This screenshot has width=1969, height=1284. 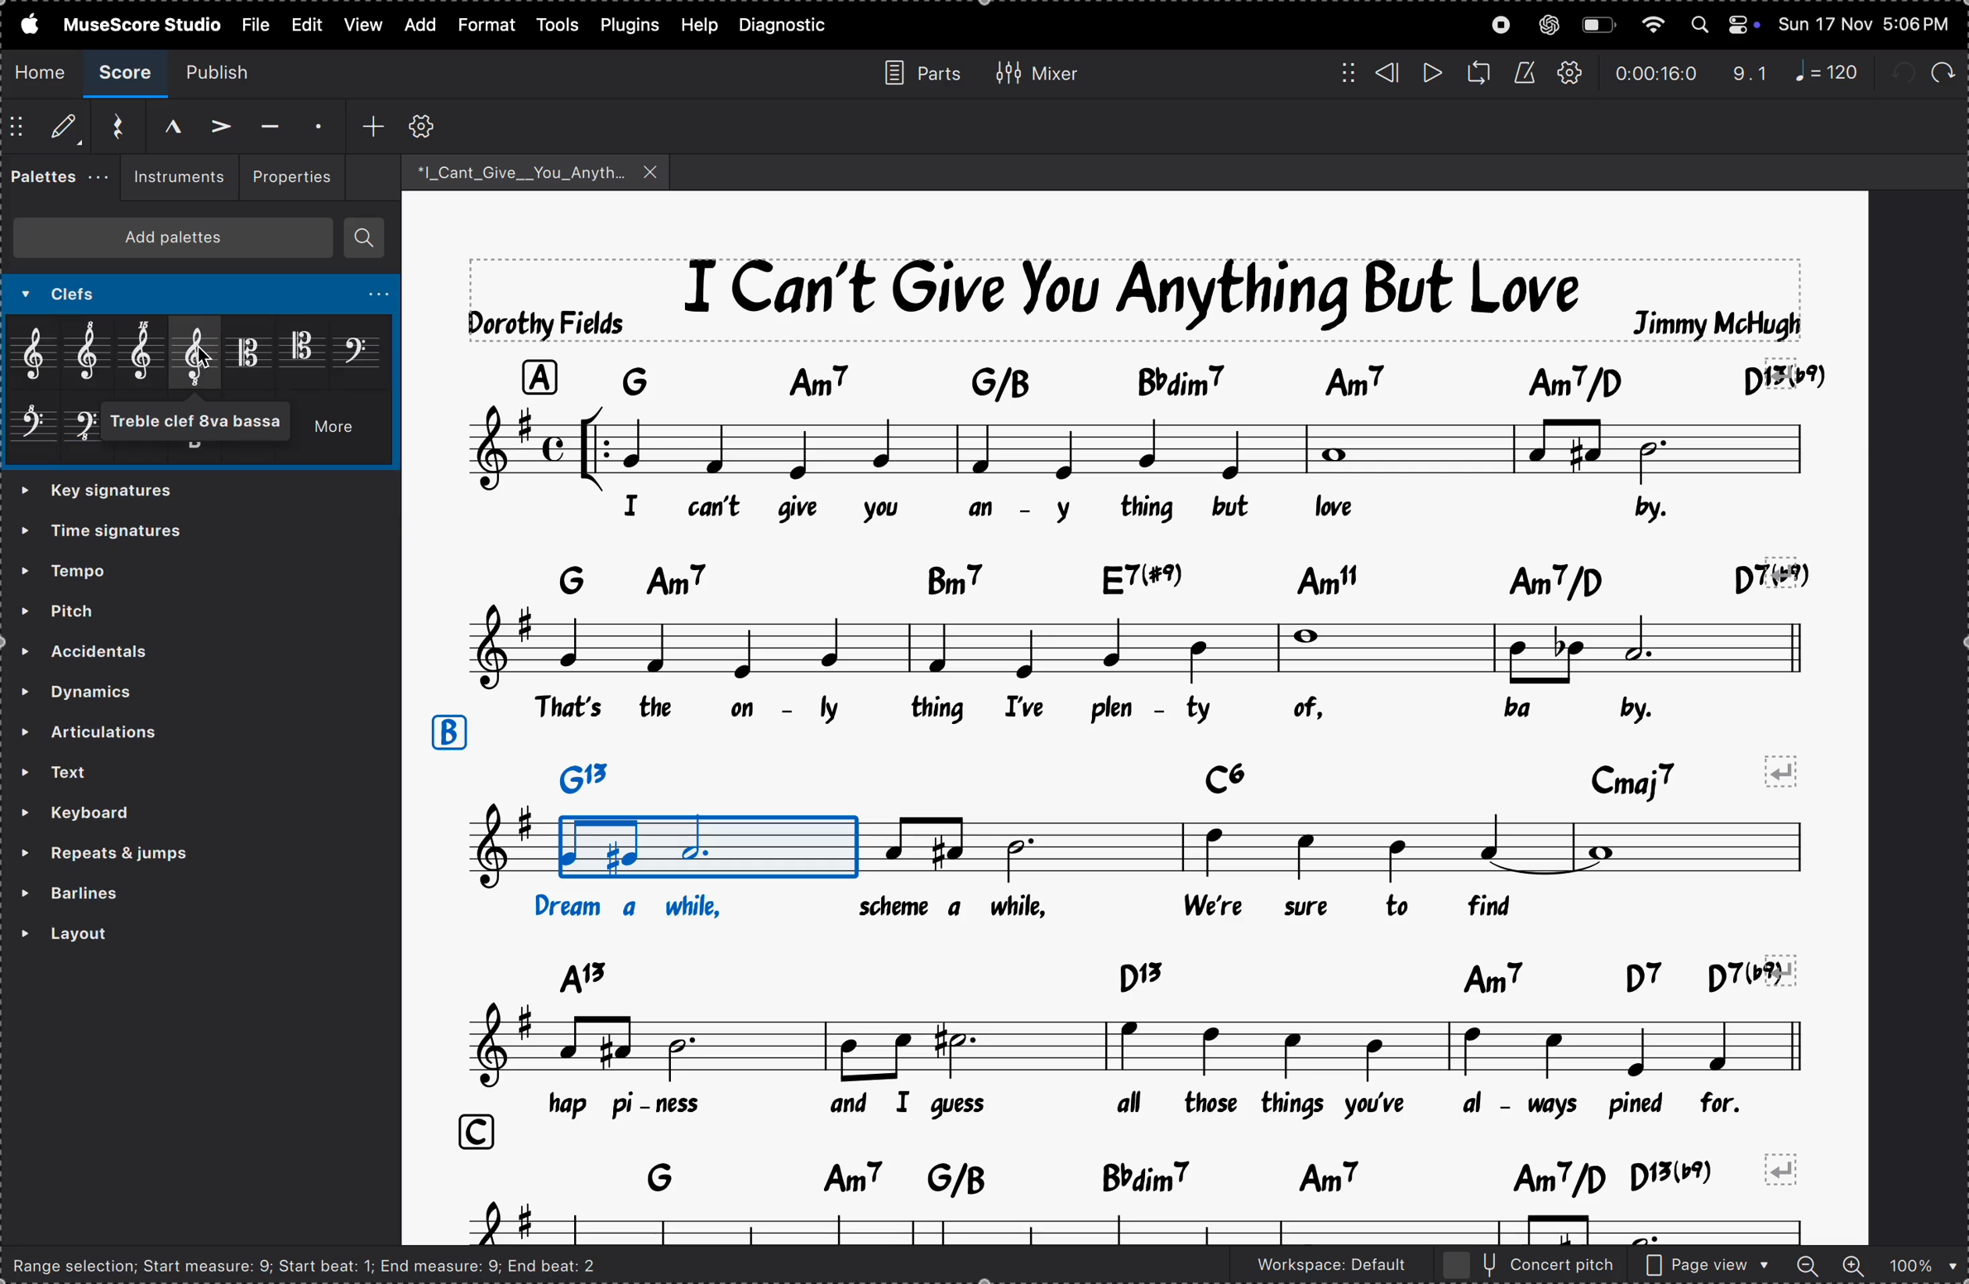 What do you see at coordinates (1146, 975) in the screenshot?
I see `key notes` at bounding box center [1146, 975].